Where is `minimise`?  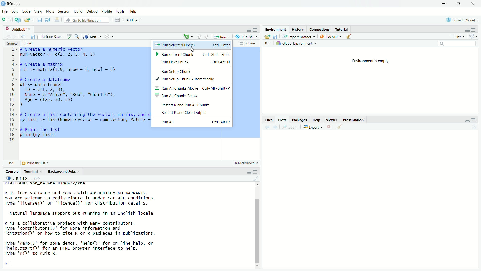
minimise is located at coordinates (465, 122).